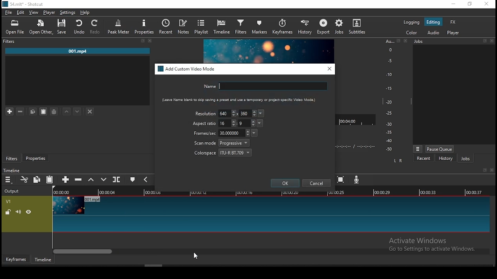 The height and width of the screenshot is (279, 497). Describe the element at coordinates (50, 180) in the screenshot. I see `paste` at that location.